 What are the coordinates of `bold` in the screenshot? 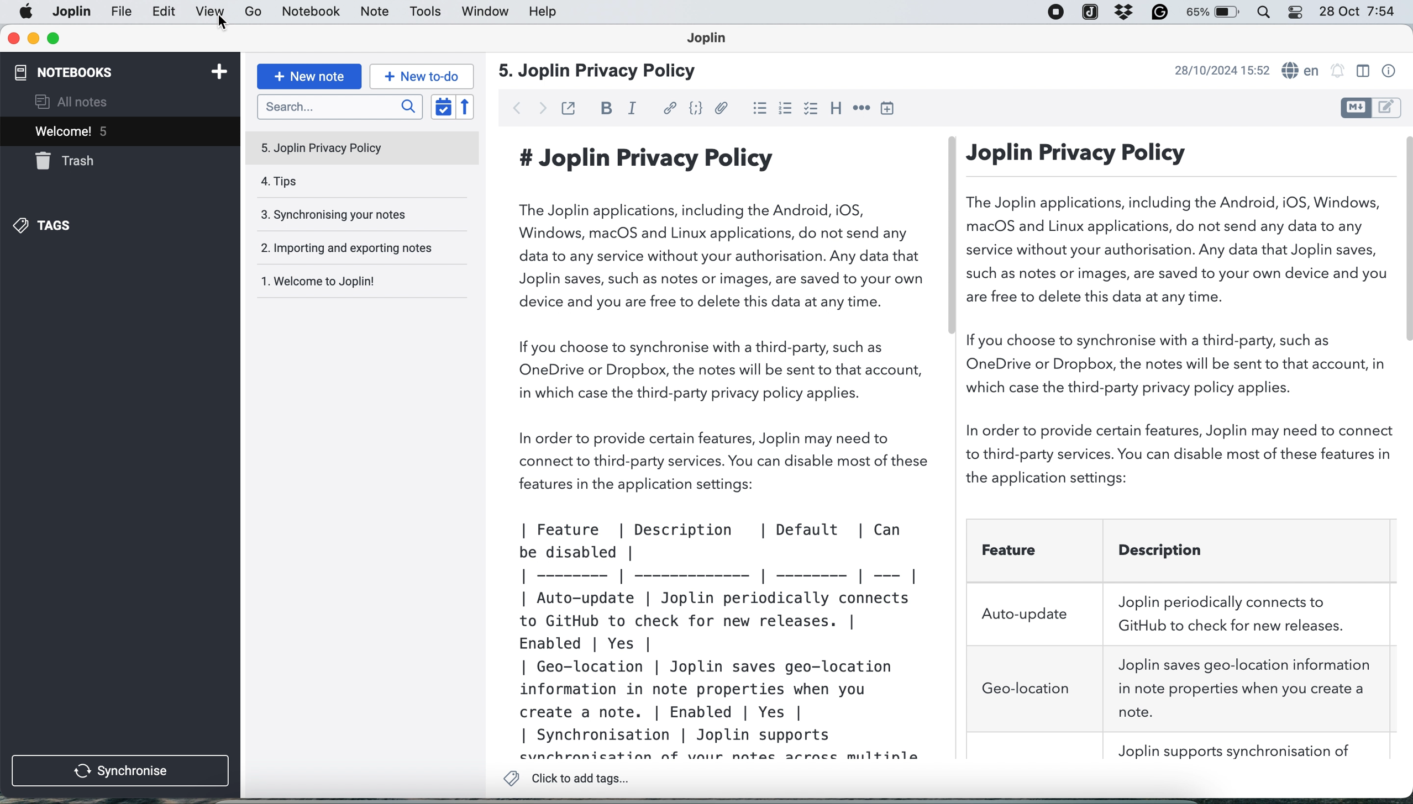 It's located at (601, 107).